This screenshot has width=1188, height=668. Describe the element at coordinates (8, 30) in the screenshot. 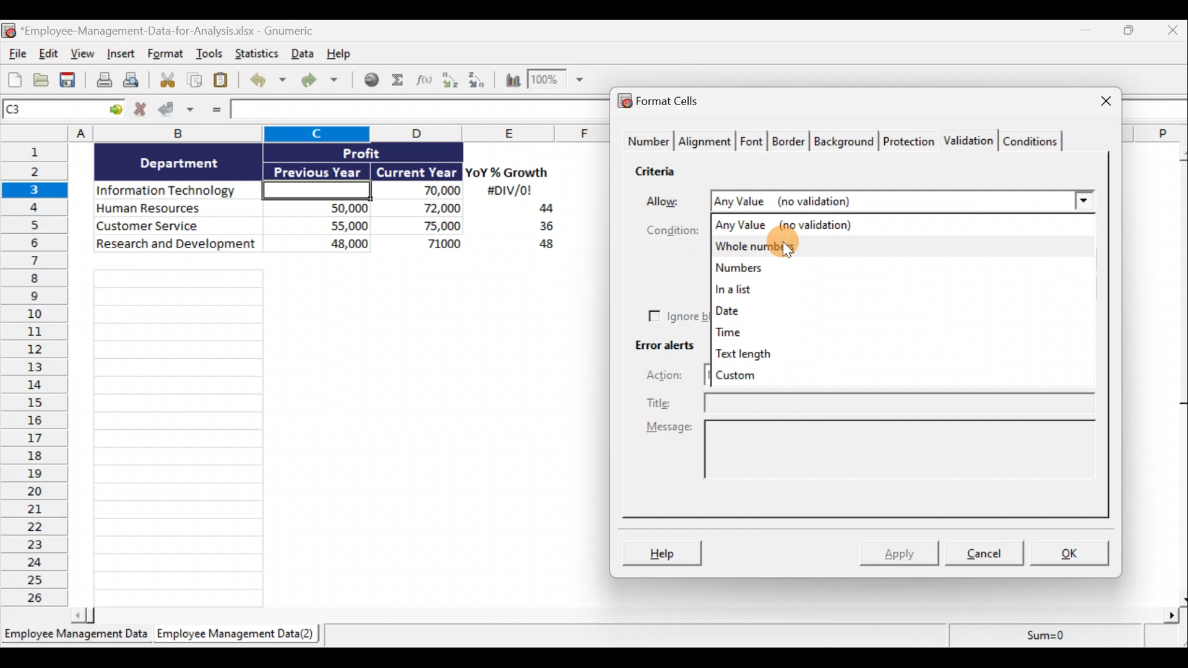

I see `Gnumeric logo` at that location.